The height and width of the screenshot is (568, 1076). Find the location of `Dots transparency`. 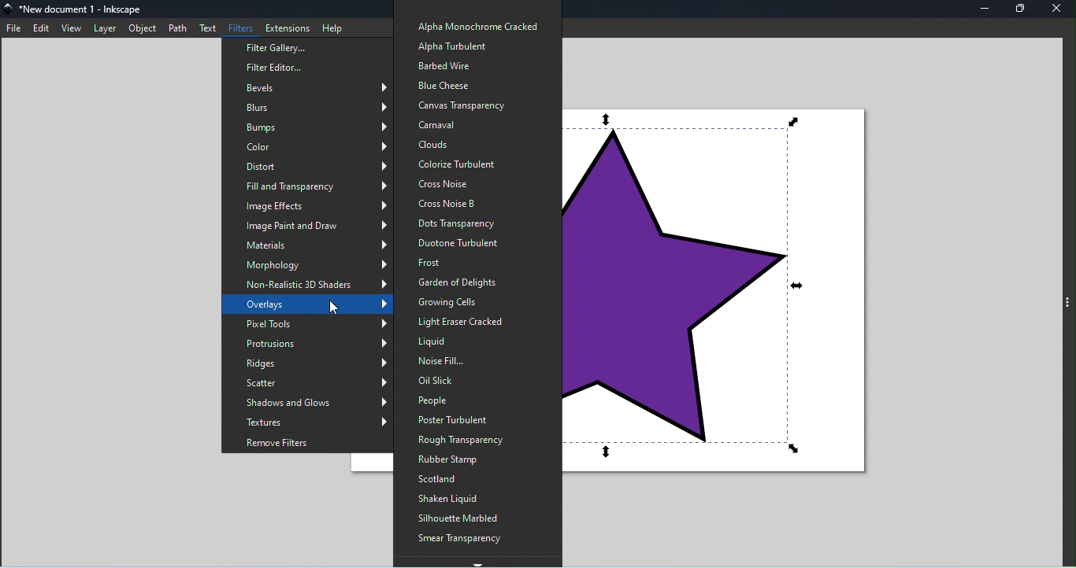

Dots transparency is located at coordinates (469, 223).